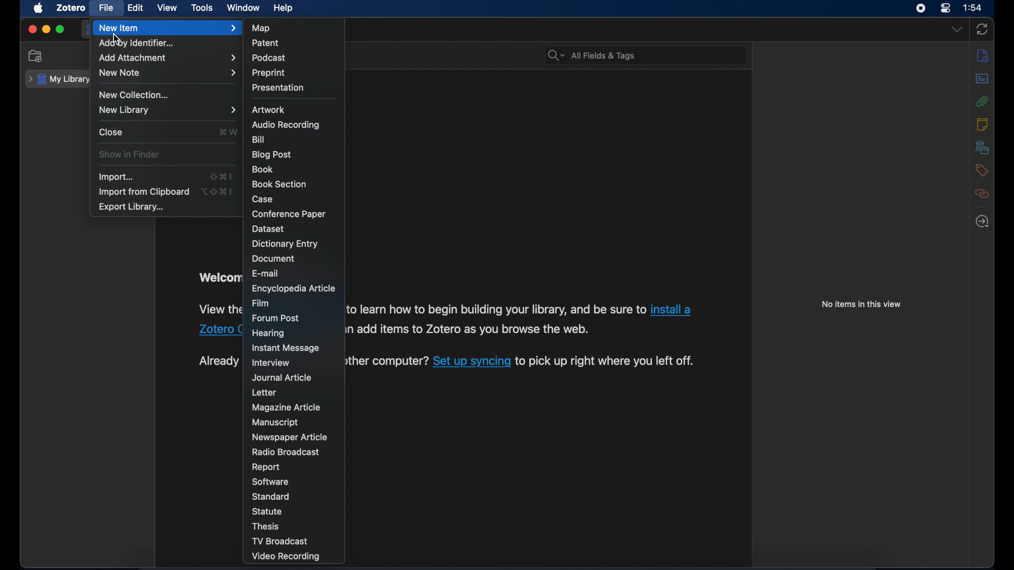  What do you see at coordinates (982, 194) in the screenshot?
I see `related` at bounding box center [982, 194].